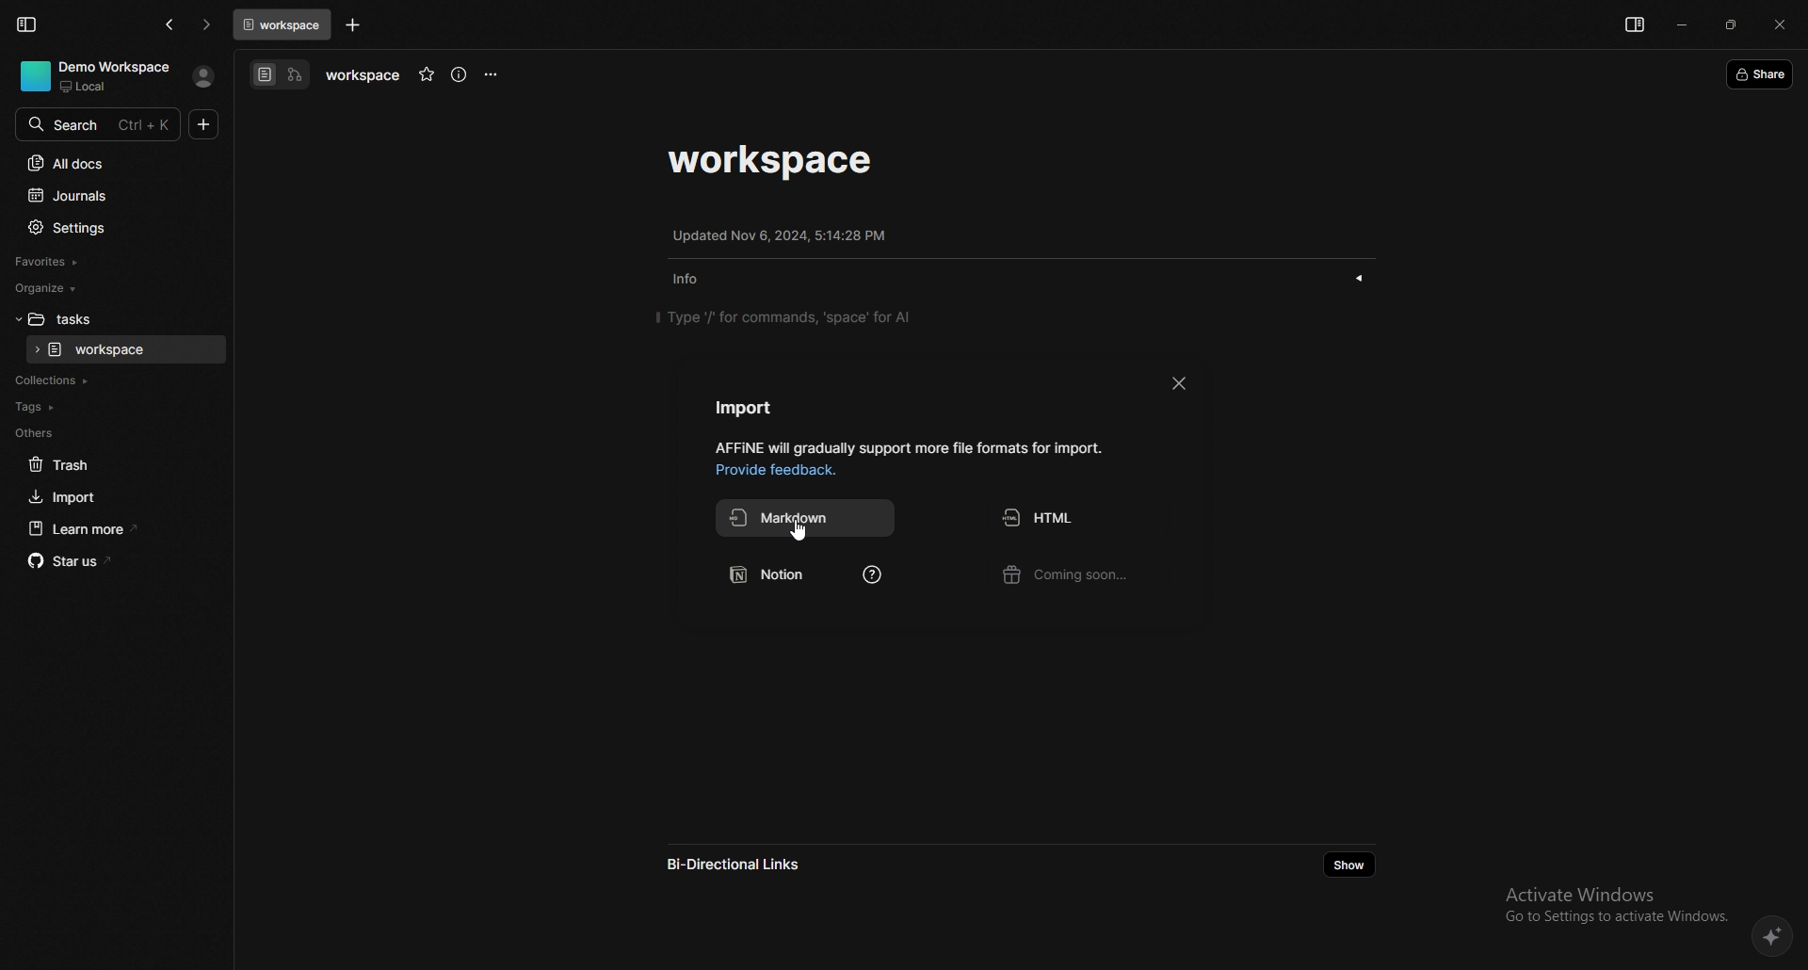 The image size is (1808, 970). Describe the element at coordinates (362, 76) in the screenshot. I see `task name` at that location.